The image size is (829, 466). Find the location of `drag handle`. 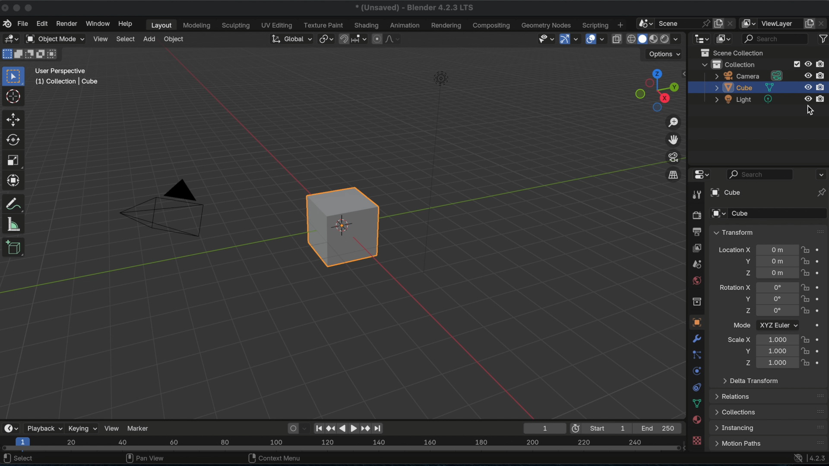

drag handle is located at coordinates (819, 395).